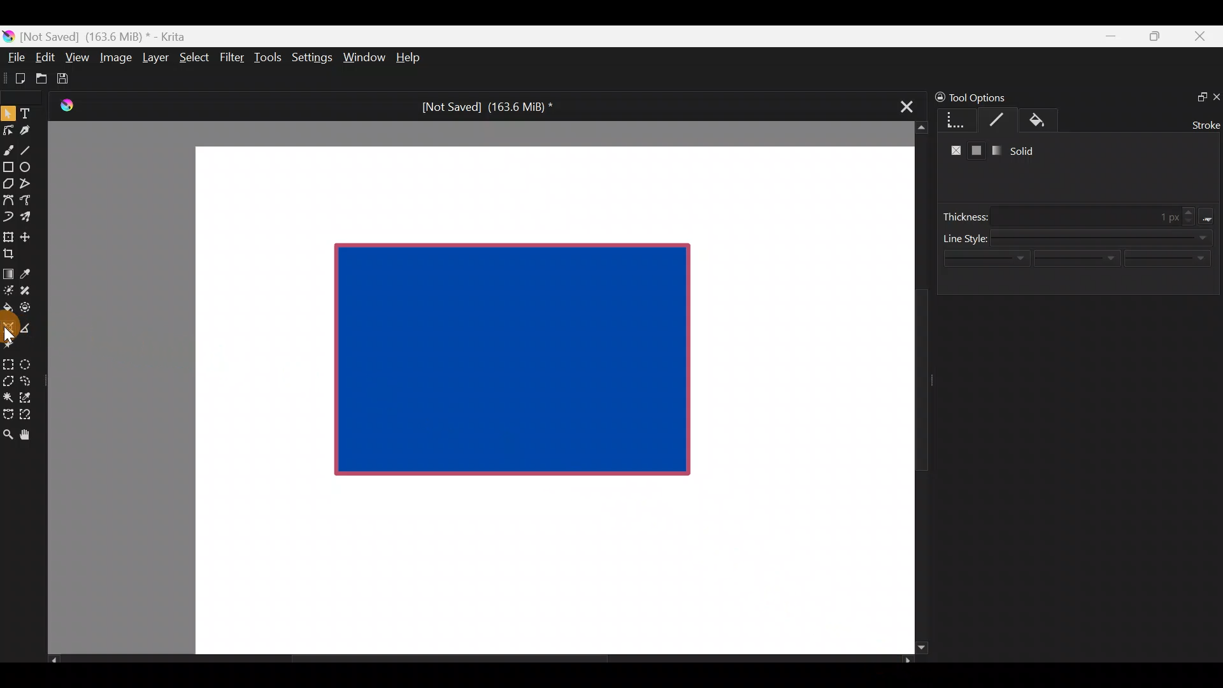 This screenshot has width=1223, height=688. Describe the element at coordinates (232, 57) in the screenshot. I see `Filter` at that location.